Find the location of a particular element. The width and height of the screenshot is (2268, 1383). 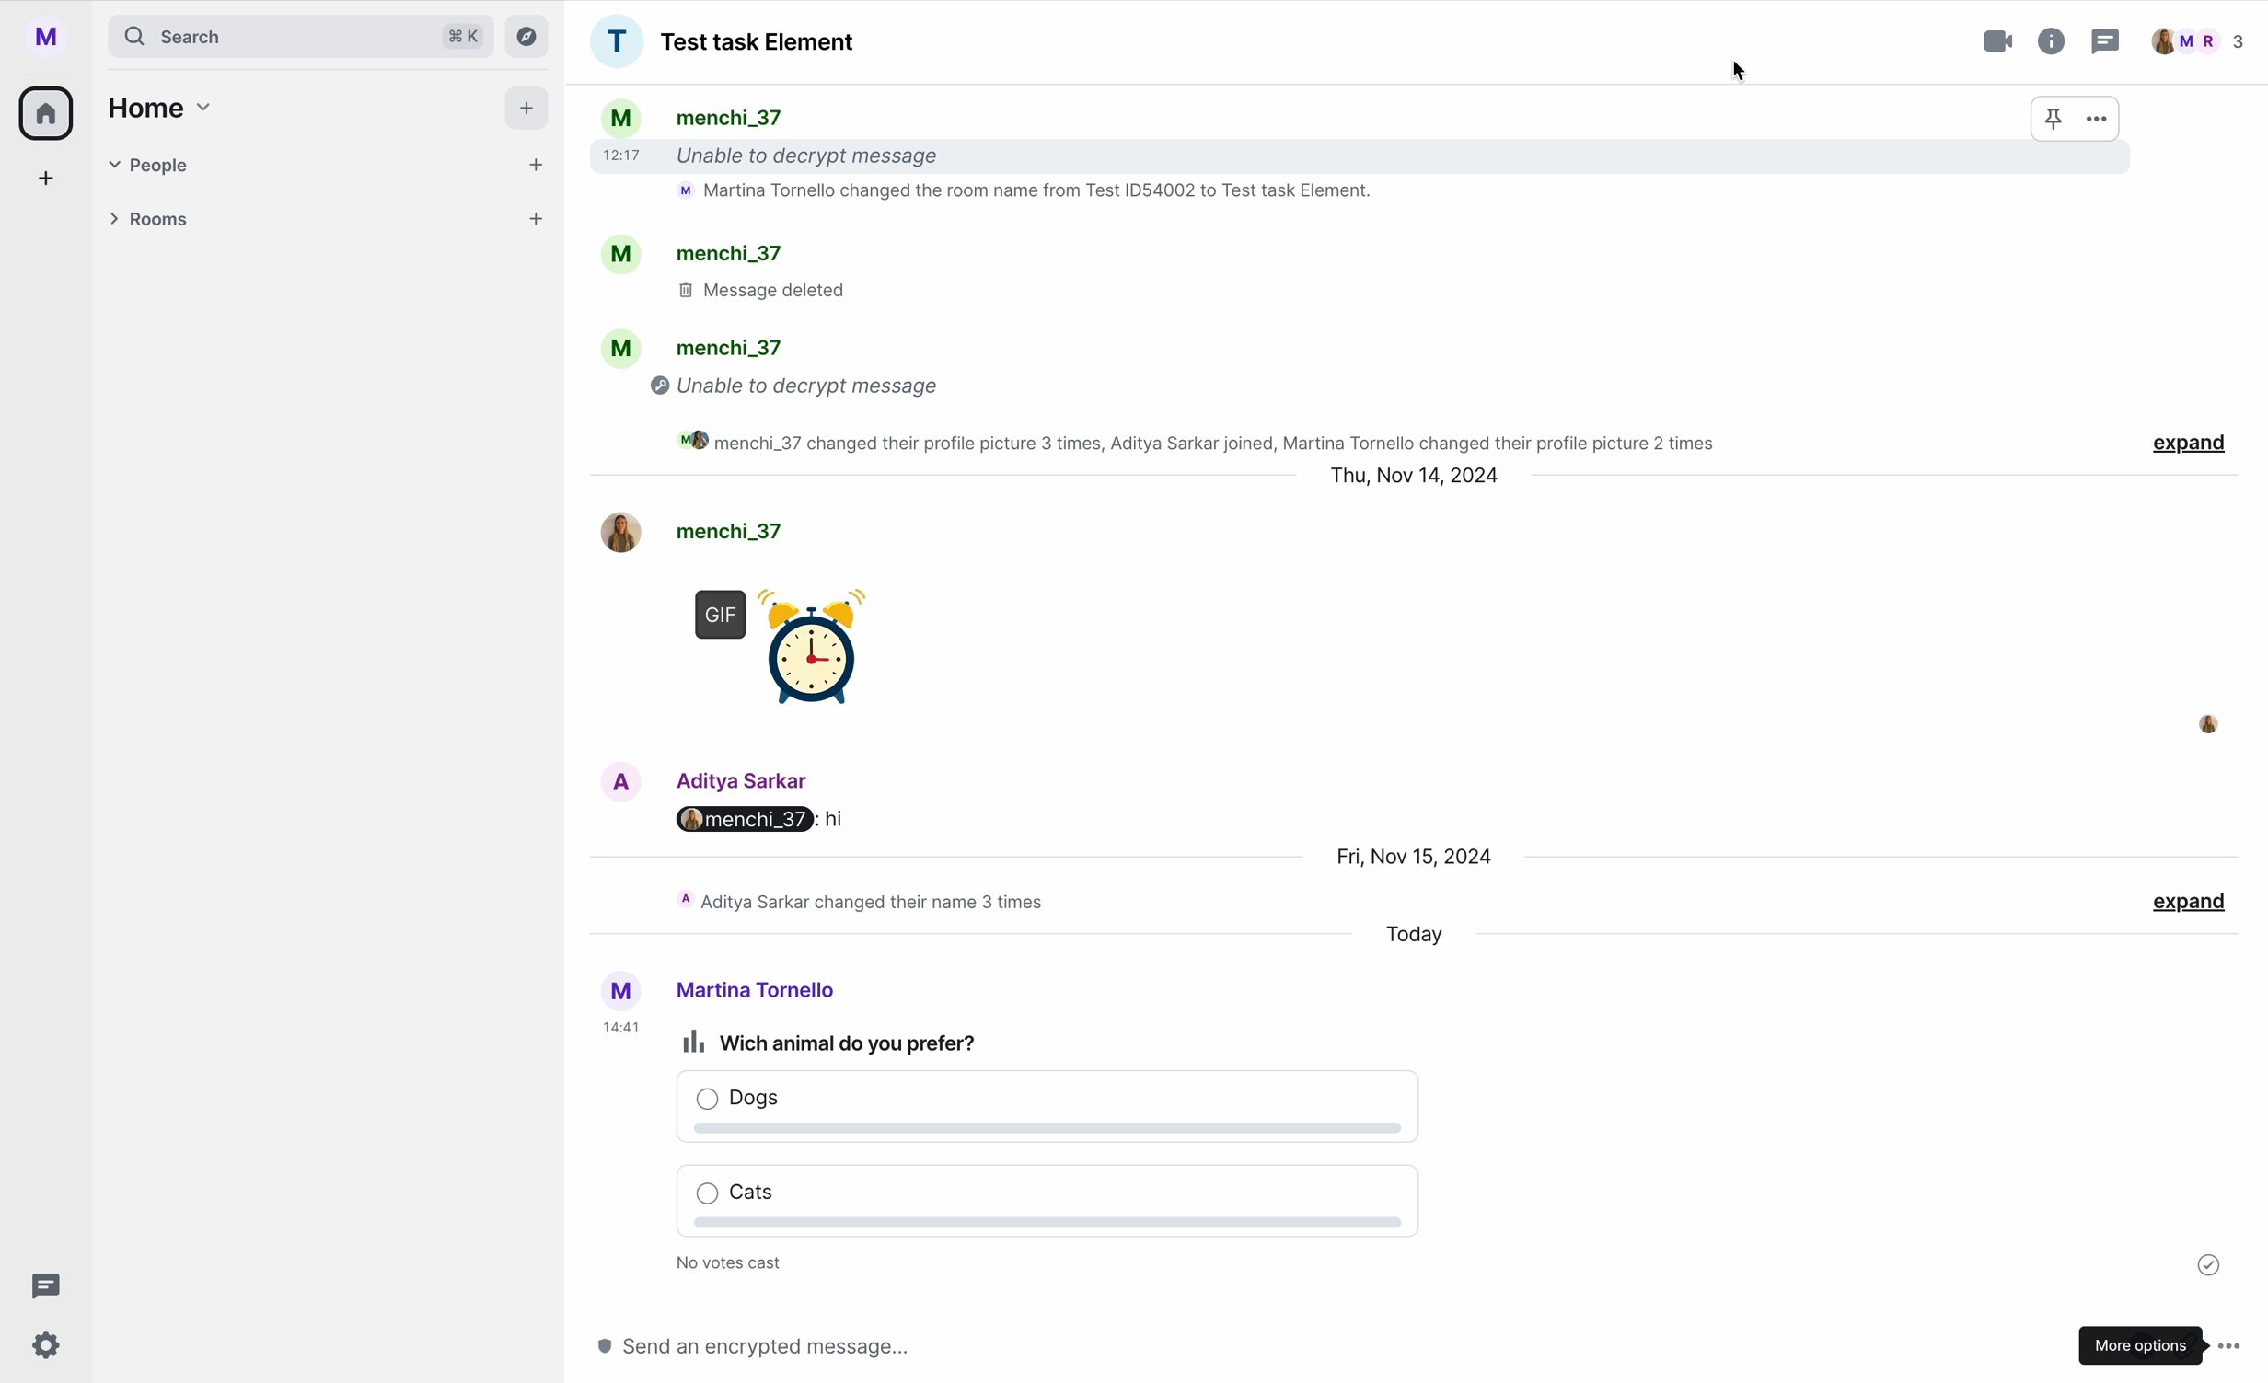

more options is located at coordinates (2100, 117).